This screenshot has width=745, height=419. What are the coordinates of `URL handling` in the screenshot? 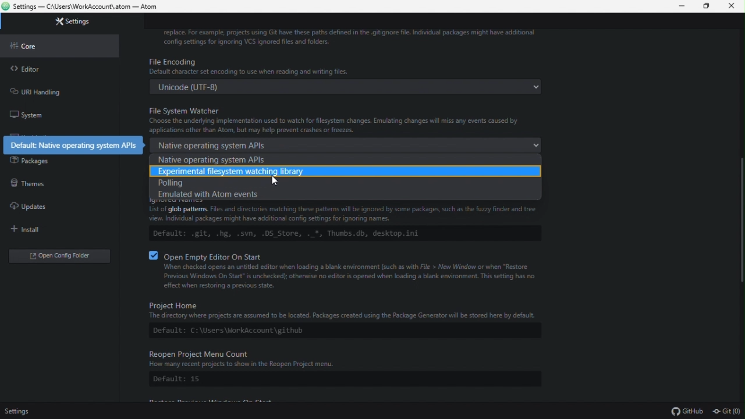 It's located at (53, 90).